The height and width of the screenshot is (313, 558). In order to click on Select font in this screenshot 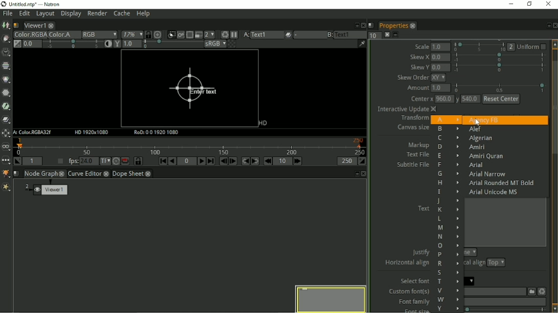, I will do `click(413, 281)`.